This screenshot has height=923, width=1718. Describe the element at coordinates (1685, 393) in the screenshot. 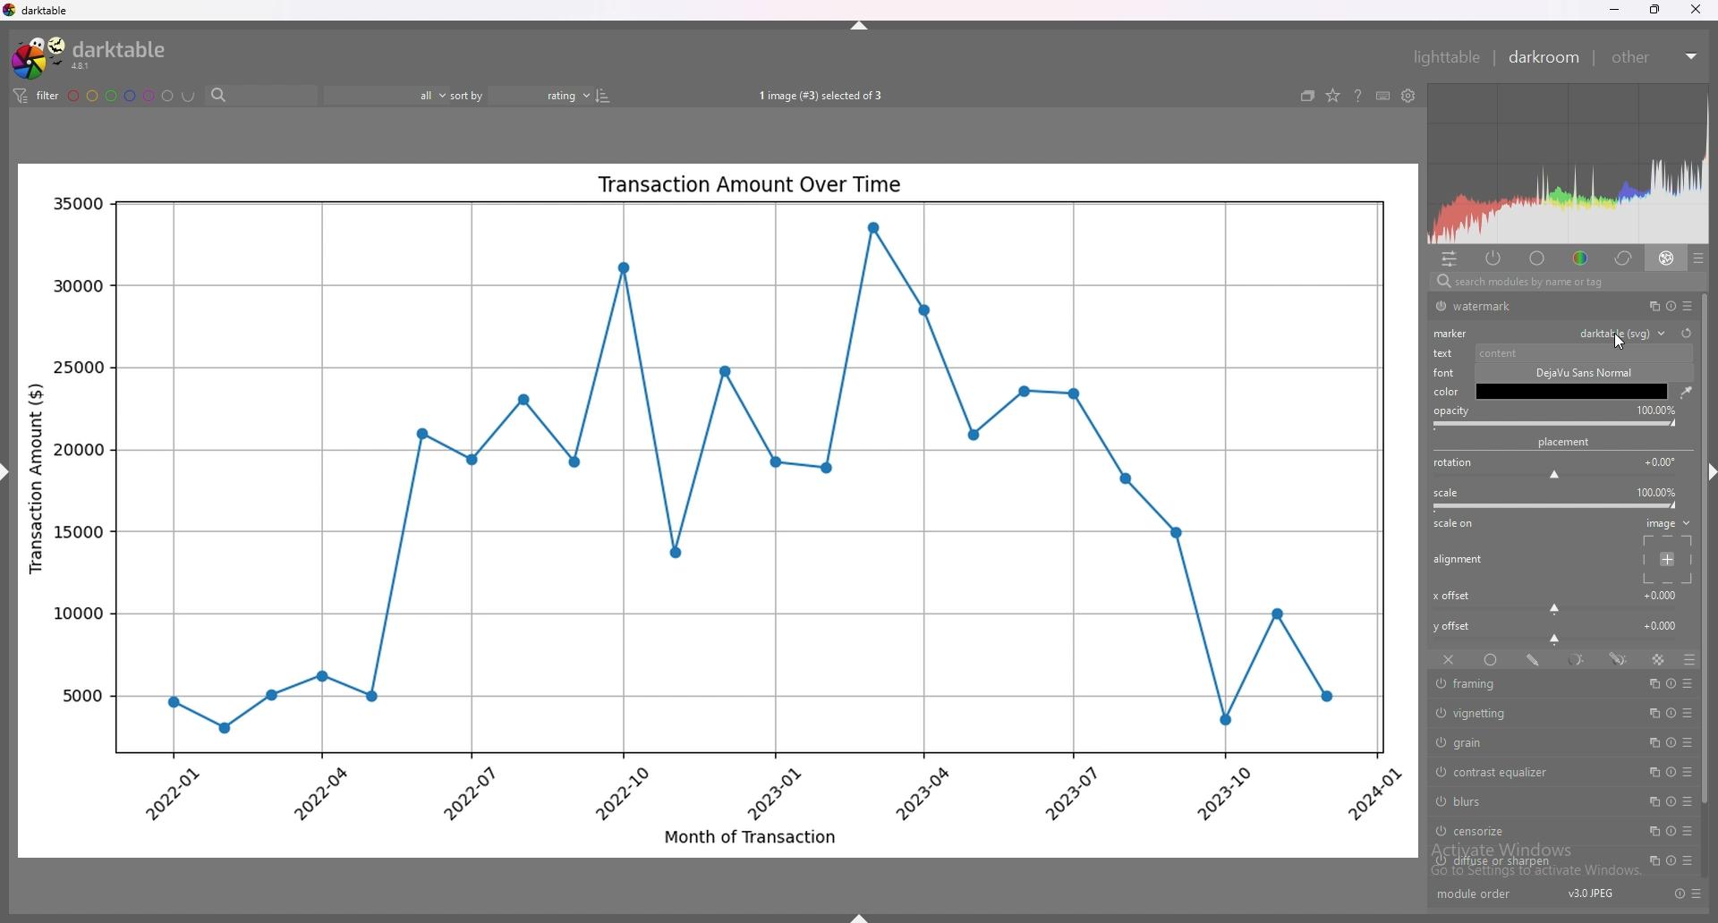

I see `waterdrop` at that location.